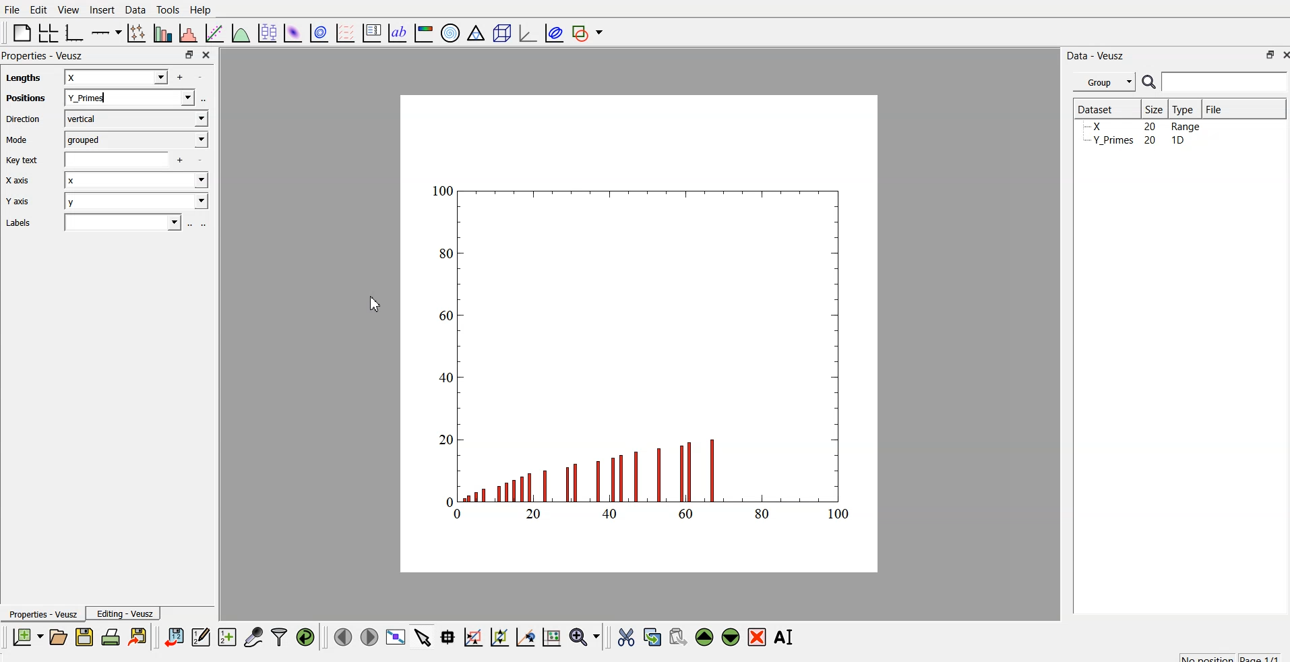 This screenshot has height=662, width=1290. Describe the element at coordinates (92, 76) in the screenshot. I see `lengths x` at that location.